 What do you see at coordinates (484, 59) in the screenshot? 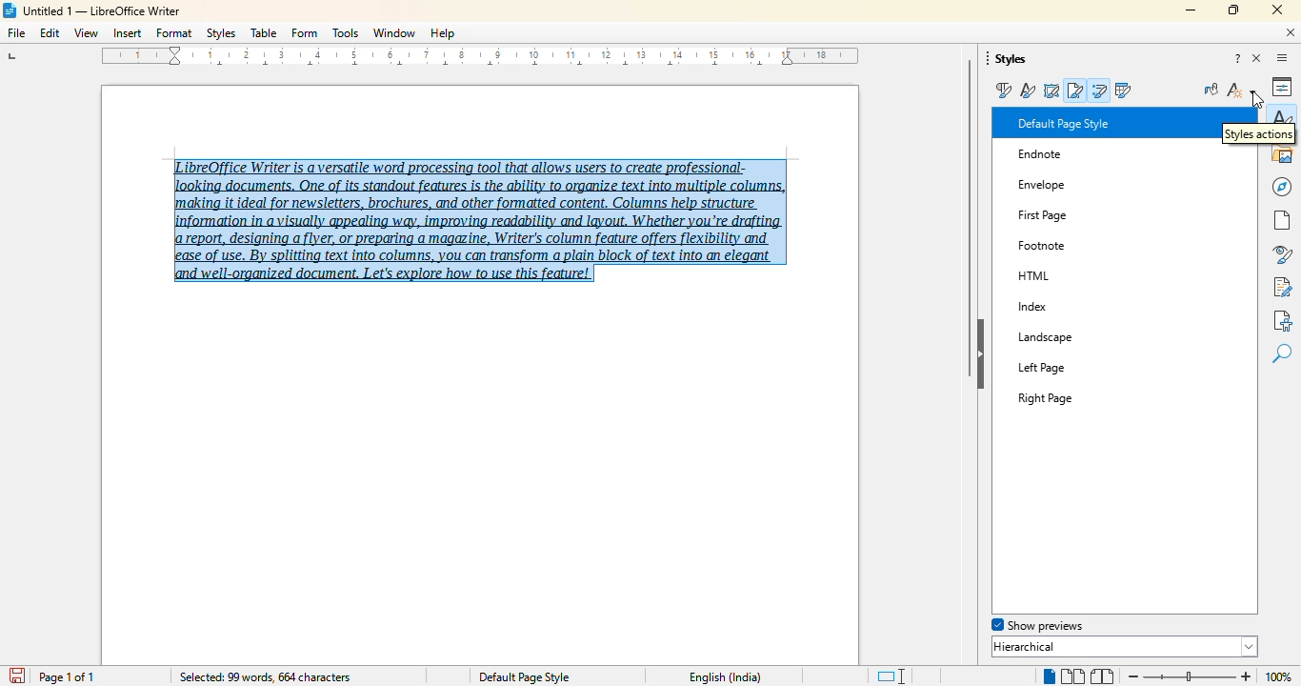
I see `ruler` at bounding box center [484, 59].